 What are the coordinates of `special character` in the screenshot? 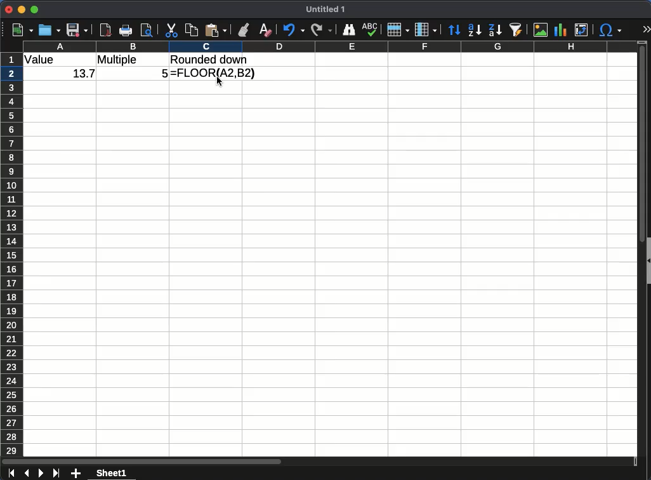 It's located at (610, 30).